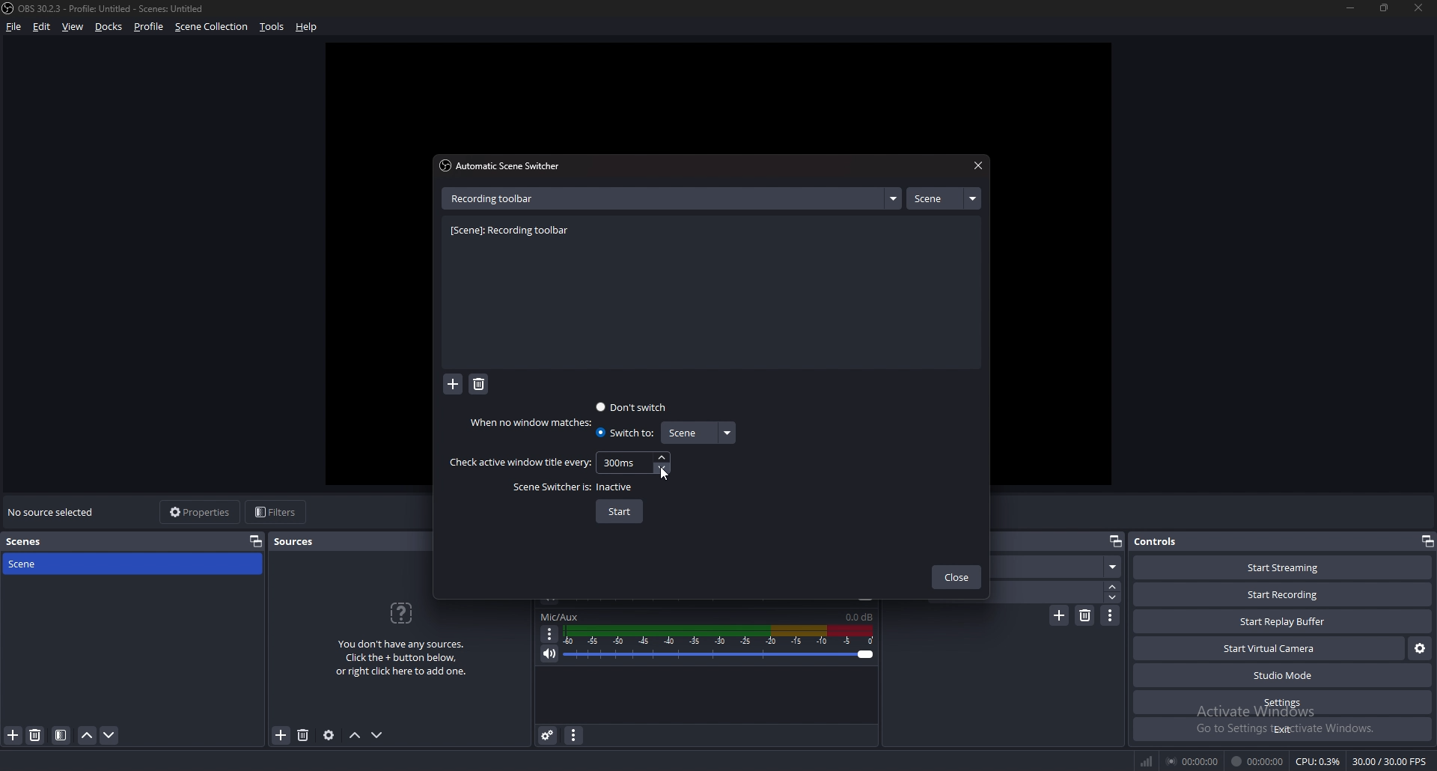 This screenshot has height=771, width=1437. What do you see at coordinates (662, 457) in the screenshot?
I see `increase time` at bounding box center [662, 457].